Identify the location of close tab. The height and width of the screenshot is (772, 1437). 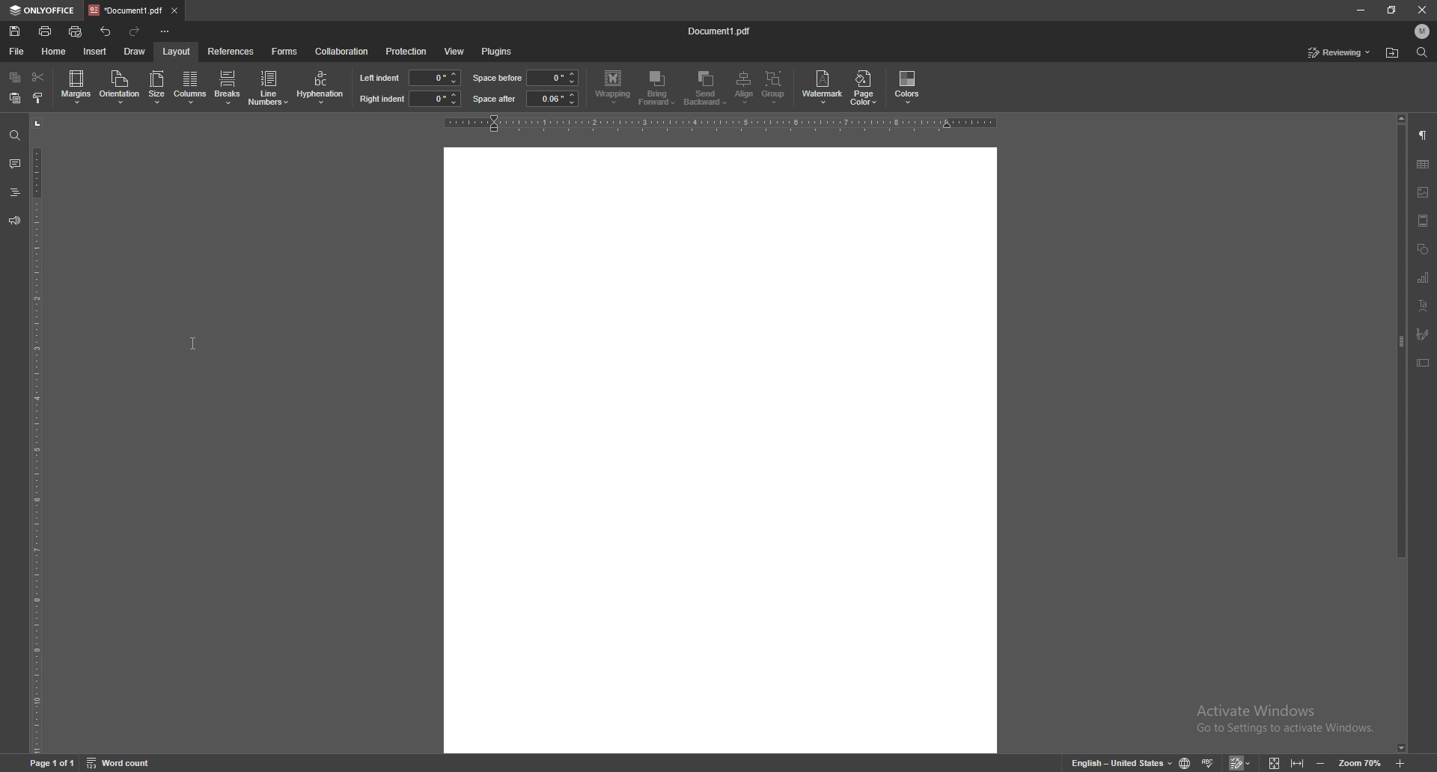
(174, 10).